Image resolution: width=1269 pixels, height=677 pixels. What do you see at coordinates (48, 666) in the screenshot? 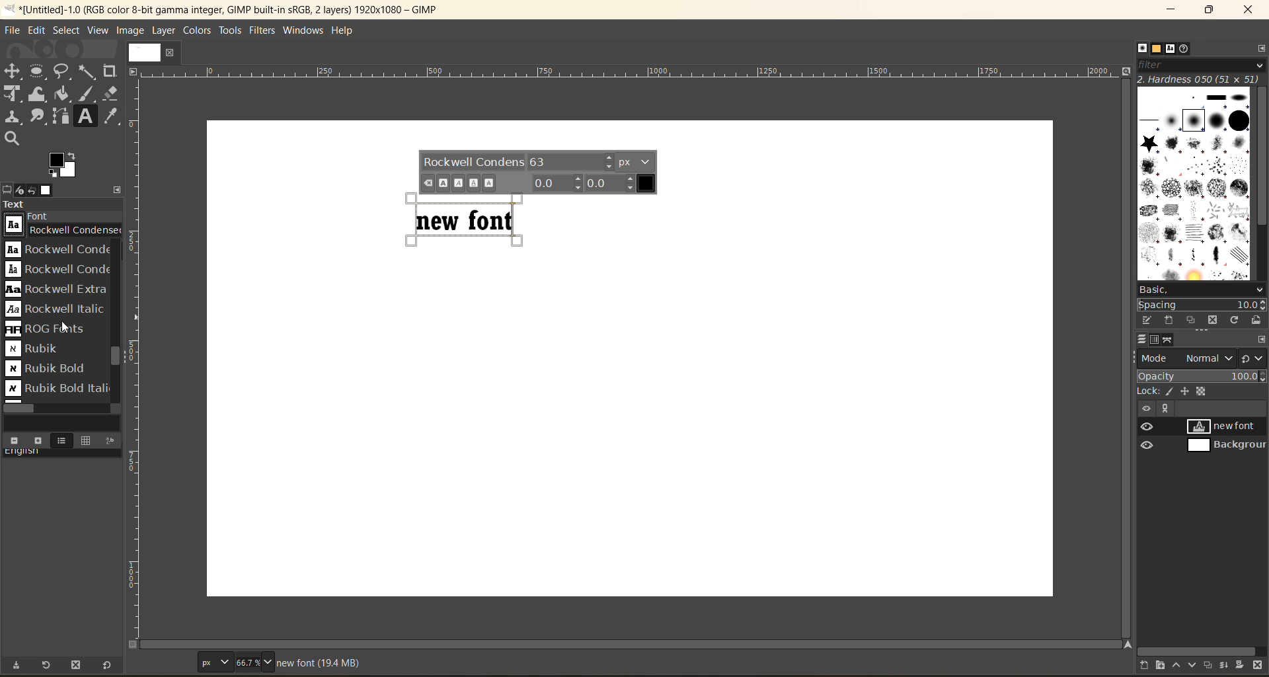
I see `restore tool preset` at bounding box center [48, 666].